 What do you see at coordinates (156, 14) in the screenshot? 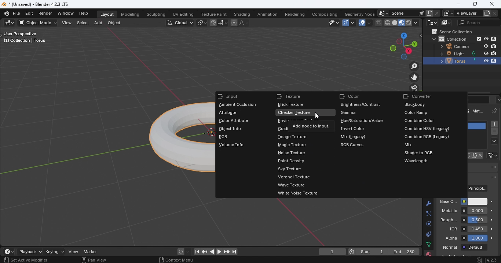
I see `Sculpting` at bounding box center [156, 14].